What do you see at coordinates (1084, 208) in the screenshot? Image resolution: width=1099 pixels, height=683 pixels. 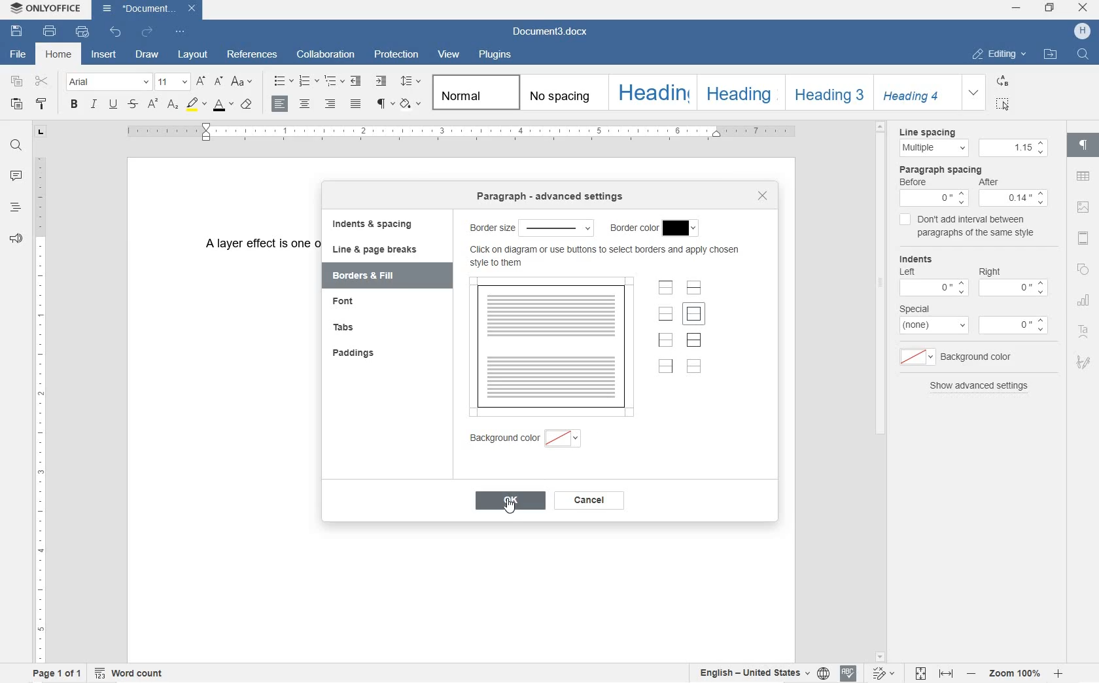 I see `IMAGE` at bounding box center [1084, 208].